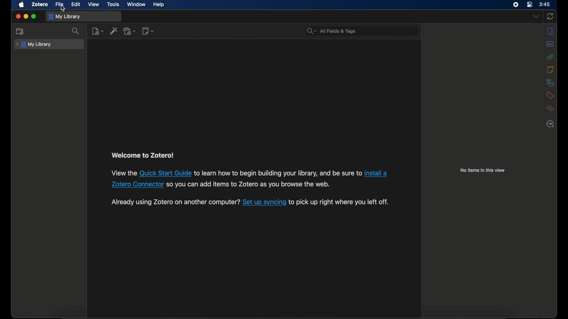 The image size is (568, 319). What do you see at coordinates (130, 31) in the screenshot?
I see `add attachment` at bounding box center [130, 31].